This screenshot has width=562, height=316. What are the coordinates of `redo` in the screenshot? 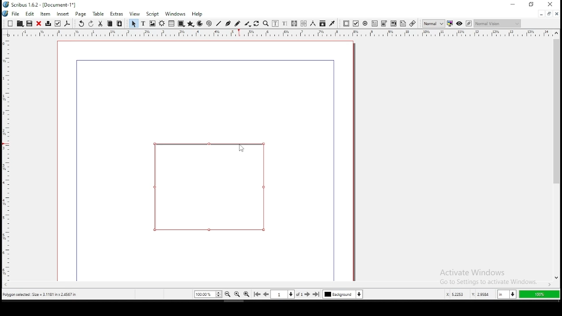 It's located at (91, 24).